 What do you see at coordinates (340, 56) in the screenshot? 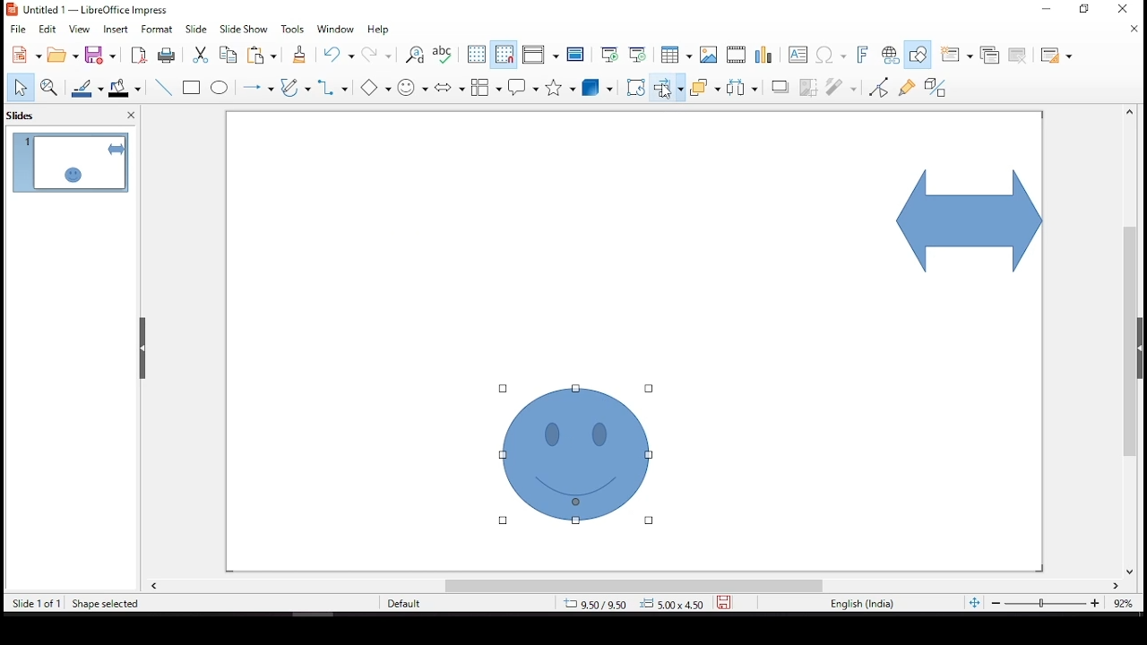
I see `undo` at bounding box center [340, 56].